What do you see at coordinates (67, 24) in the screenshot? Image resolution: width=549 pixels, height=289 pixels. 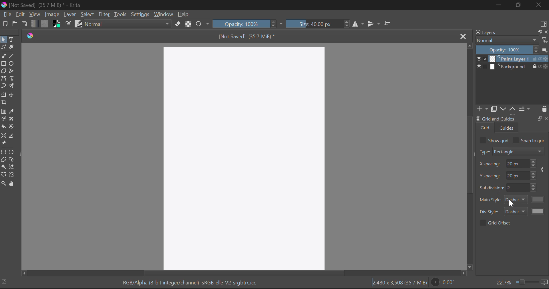 I see `Brush Settings` at bounding box center [67, 24].